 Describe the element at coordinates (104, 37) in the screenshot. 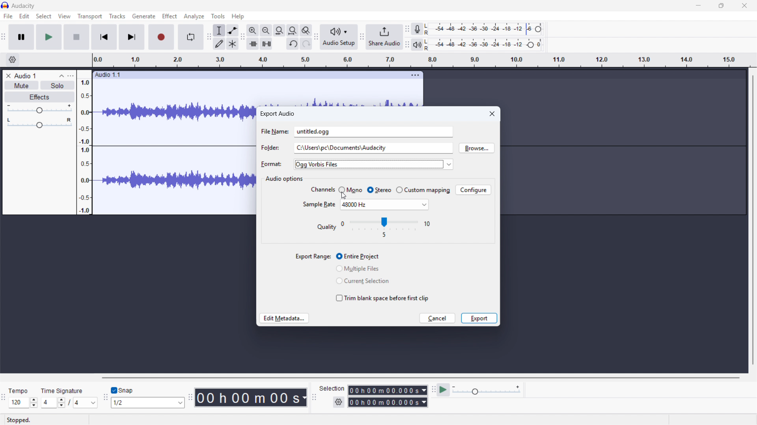

I see `Skip to beginning ` at that location.